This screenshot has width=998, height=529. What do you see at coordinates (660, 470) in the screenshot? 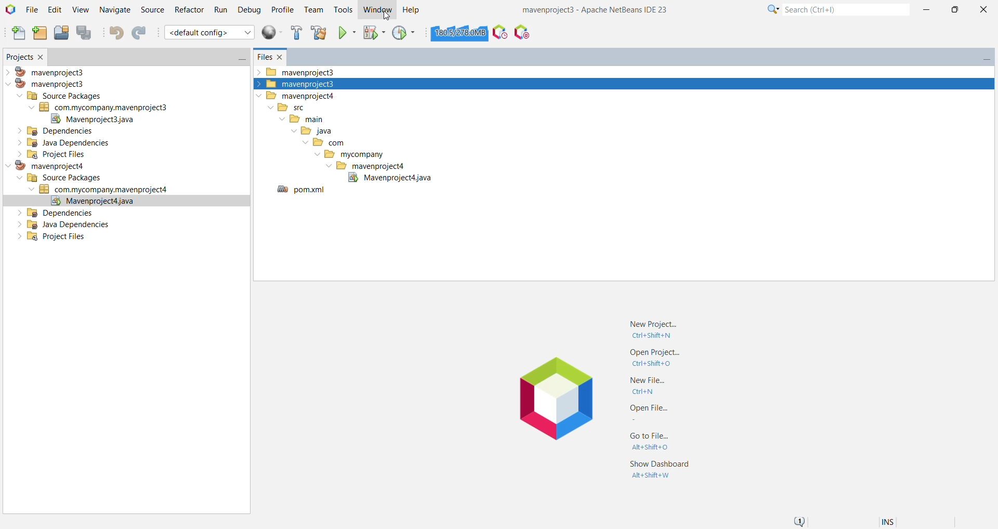
I see `Show Dashboard` at bounding box center [660, 470].